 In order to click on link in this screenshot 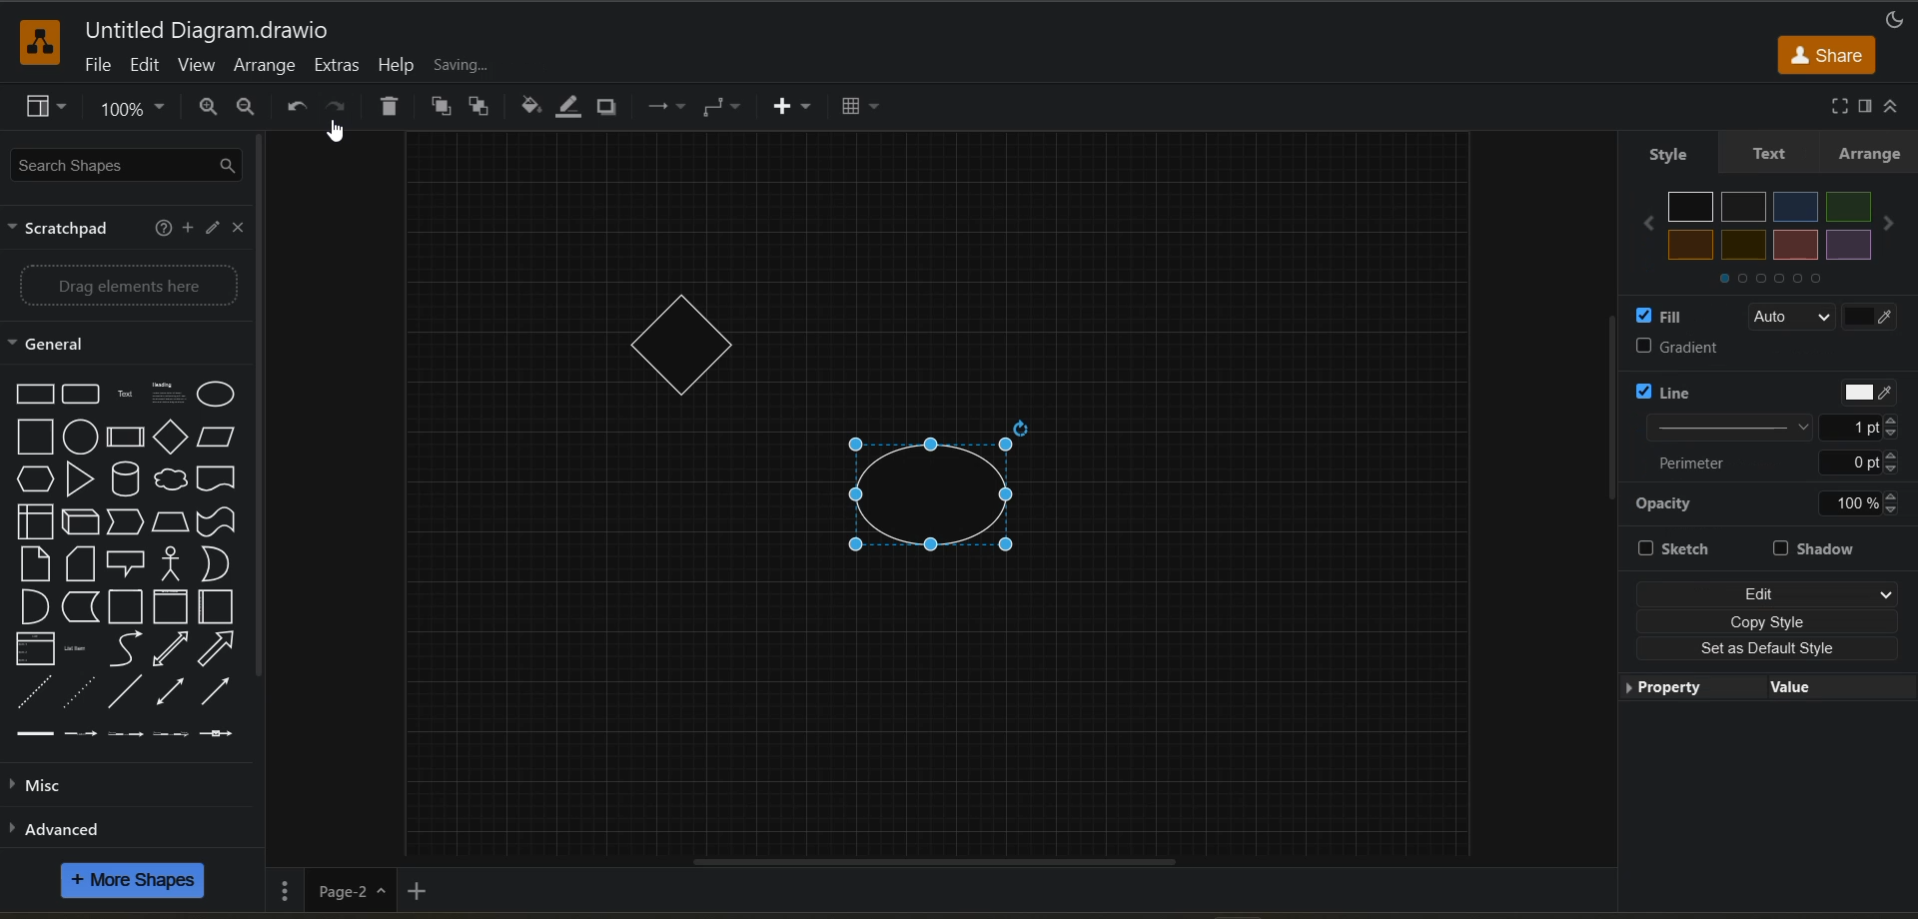, I will do `click(37, 735)`.